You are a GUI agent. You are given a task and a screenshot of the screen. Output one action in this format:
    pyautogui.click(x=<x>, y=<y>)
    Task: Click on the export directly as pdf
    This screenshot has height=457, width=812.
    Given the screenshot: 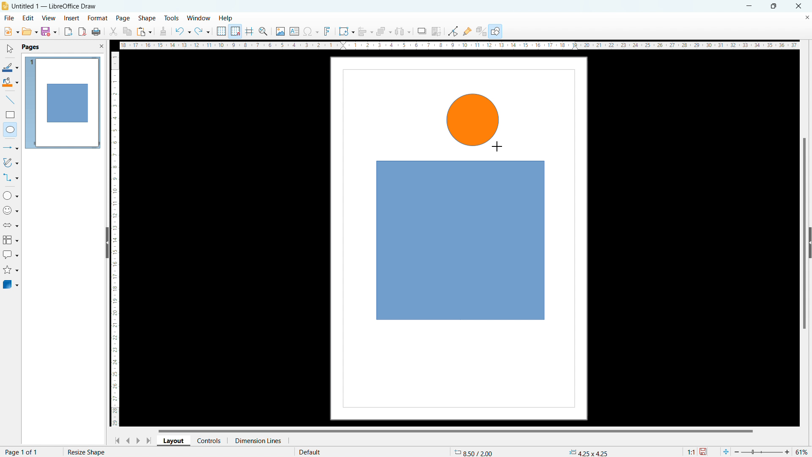 What is the action you would take?
    pyautogui.click(x=82, y=32)
    